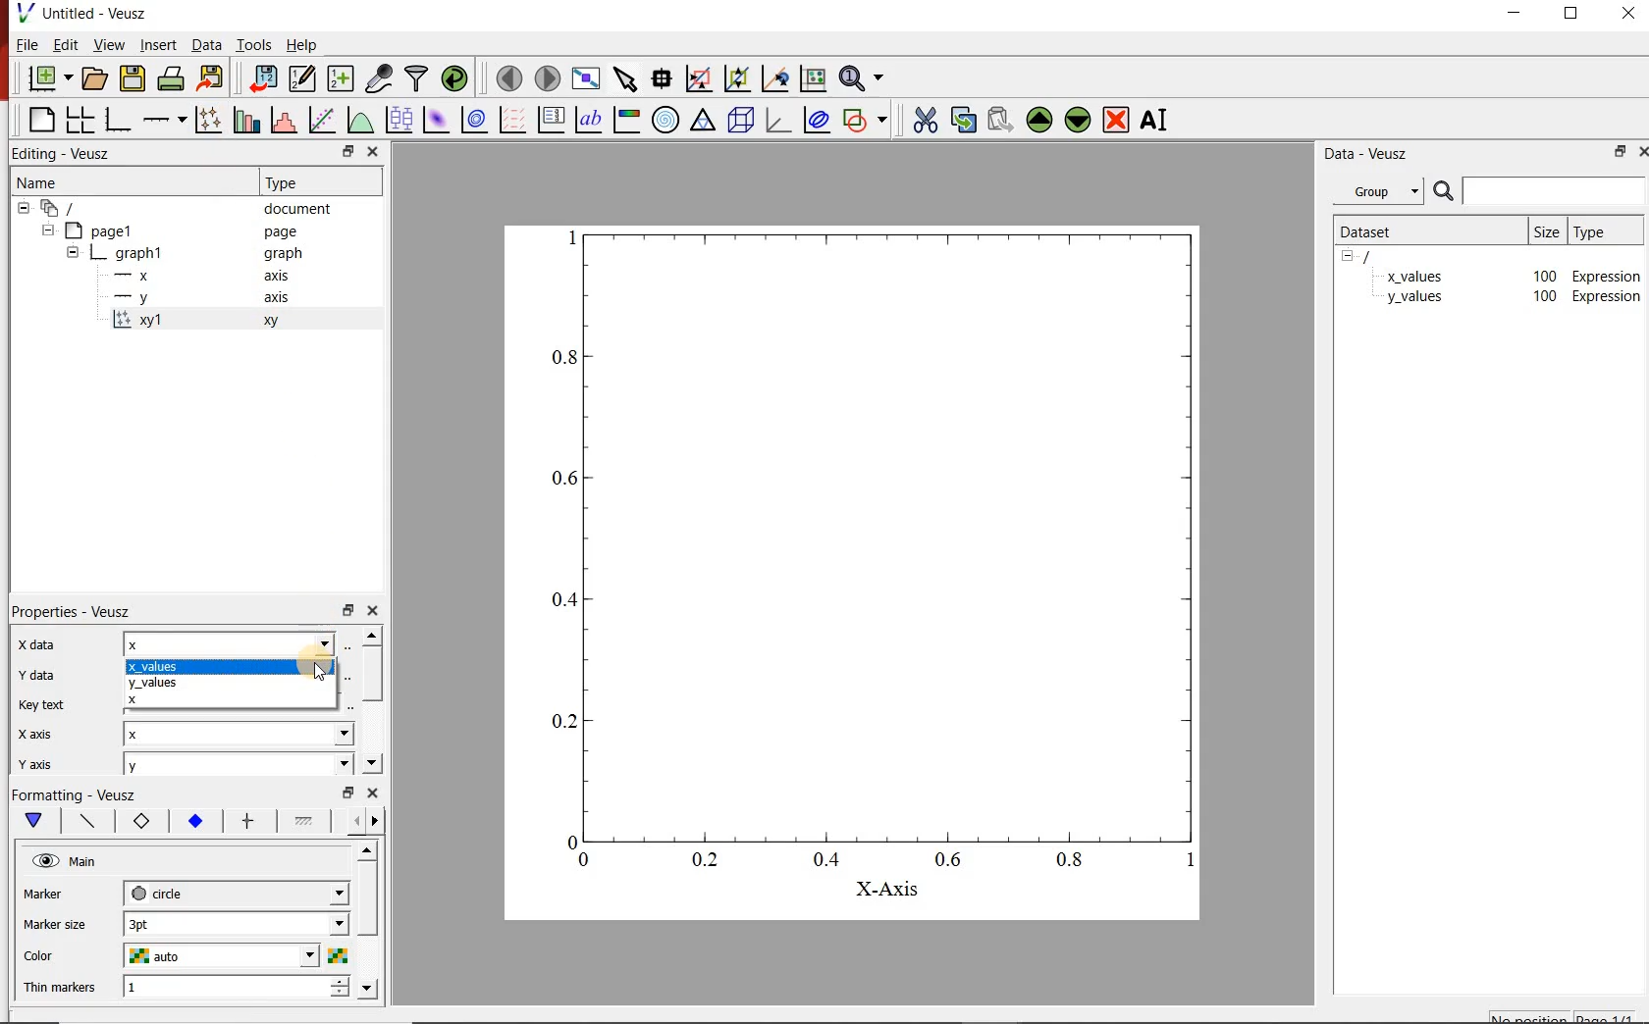 This screenshot has width=1649, height=1024. What do you see at coordinates (1543, 298) in the screenshot?
I see `100` at bounding box center [1543, 298].